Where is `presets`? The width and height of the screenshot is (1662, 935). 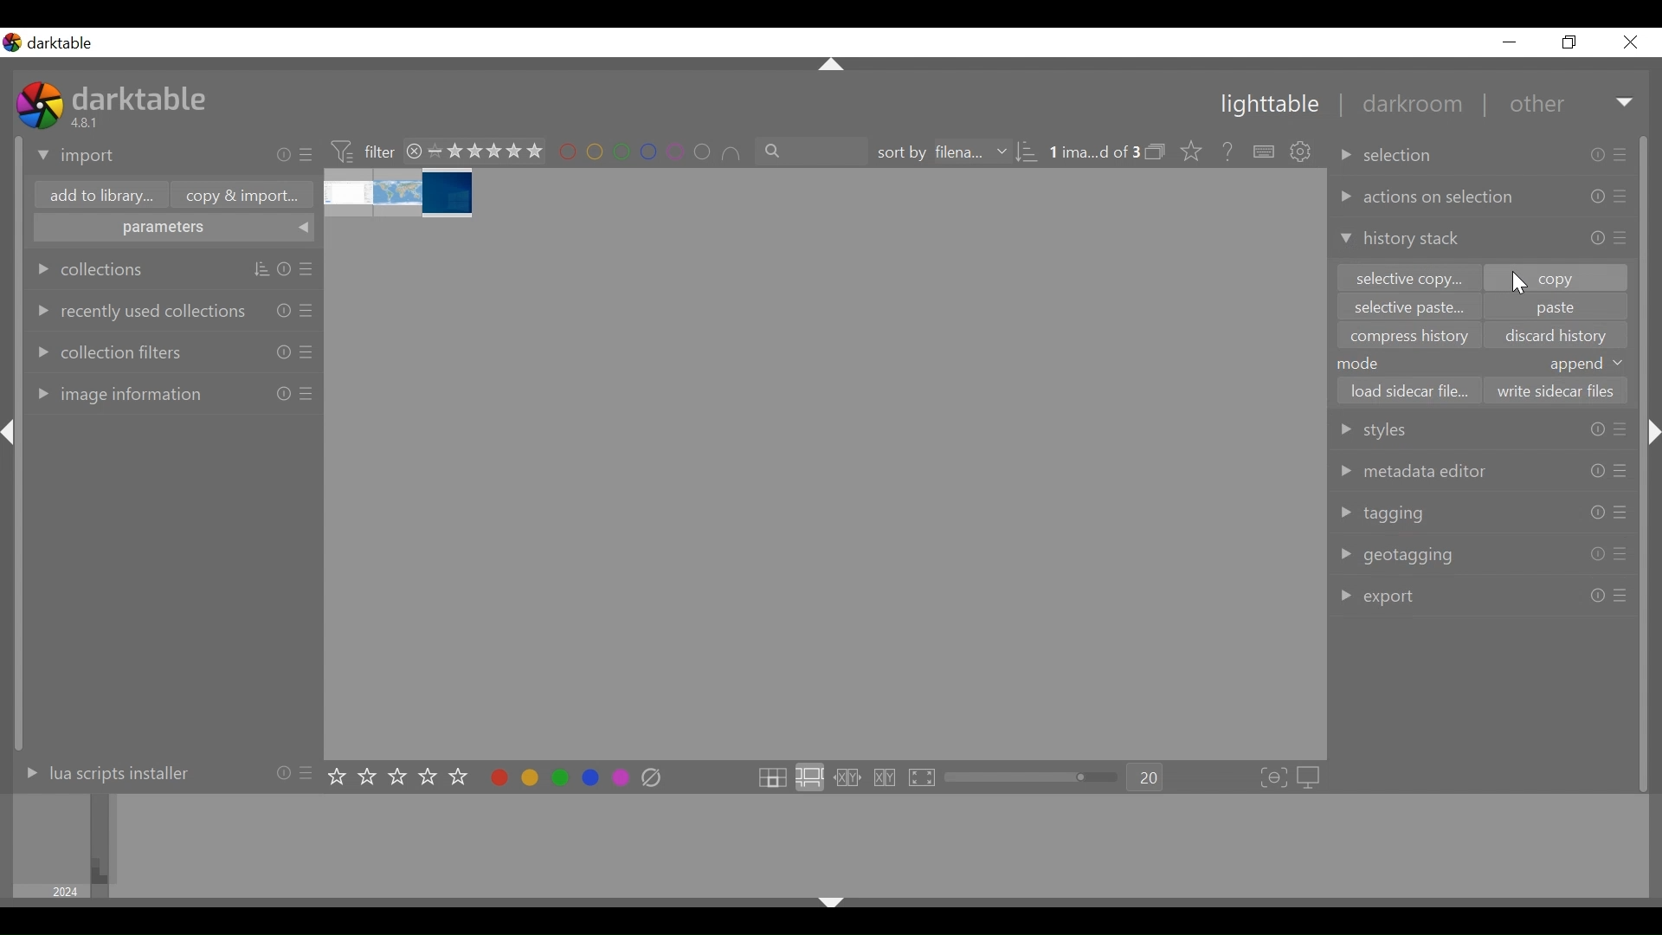 presets is located at coordinates (1624, 197).